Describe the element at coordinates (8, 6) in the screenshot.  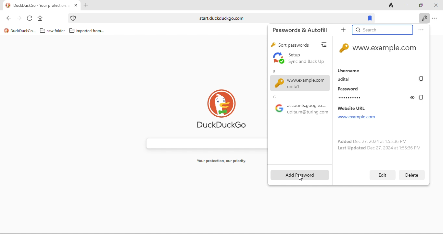
I see `logo` at that location.